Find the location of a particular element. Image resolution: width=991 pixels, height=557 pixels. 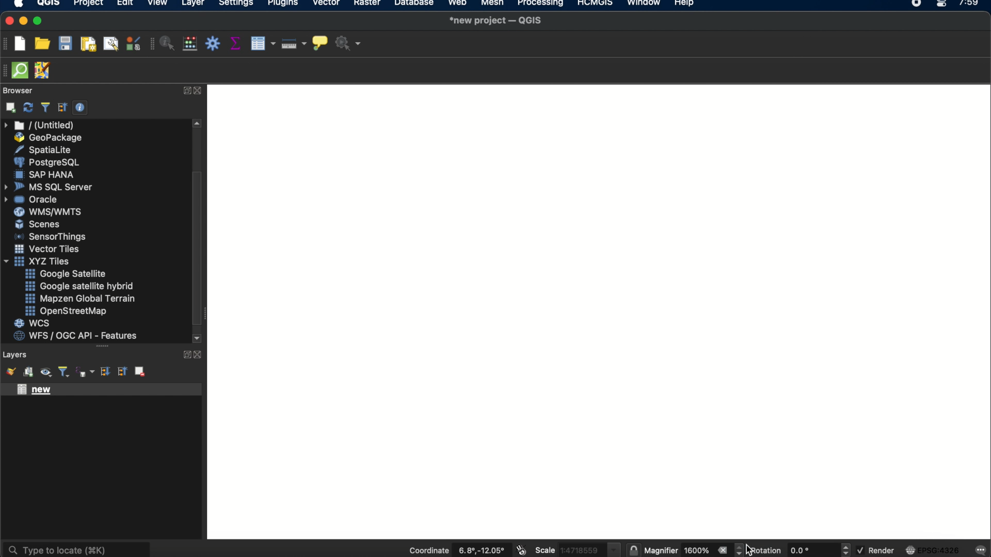

plugins is located at coordinates (283, 5).